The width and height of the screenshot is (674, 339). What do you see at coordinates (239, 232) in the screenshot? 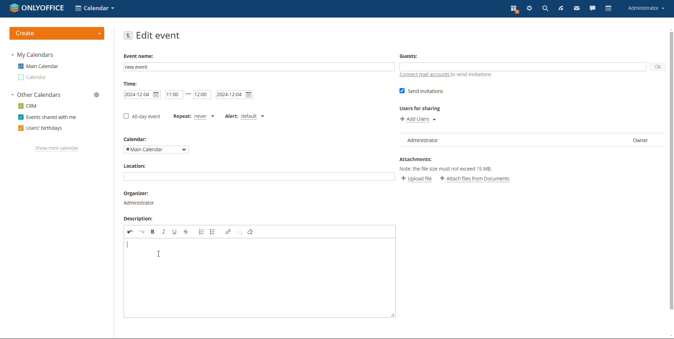
I see `unlink` at bounding box center [239, 232].